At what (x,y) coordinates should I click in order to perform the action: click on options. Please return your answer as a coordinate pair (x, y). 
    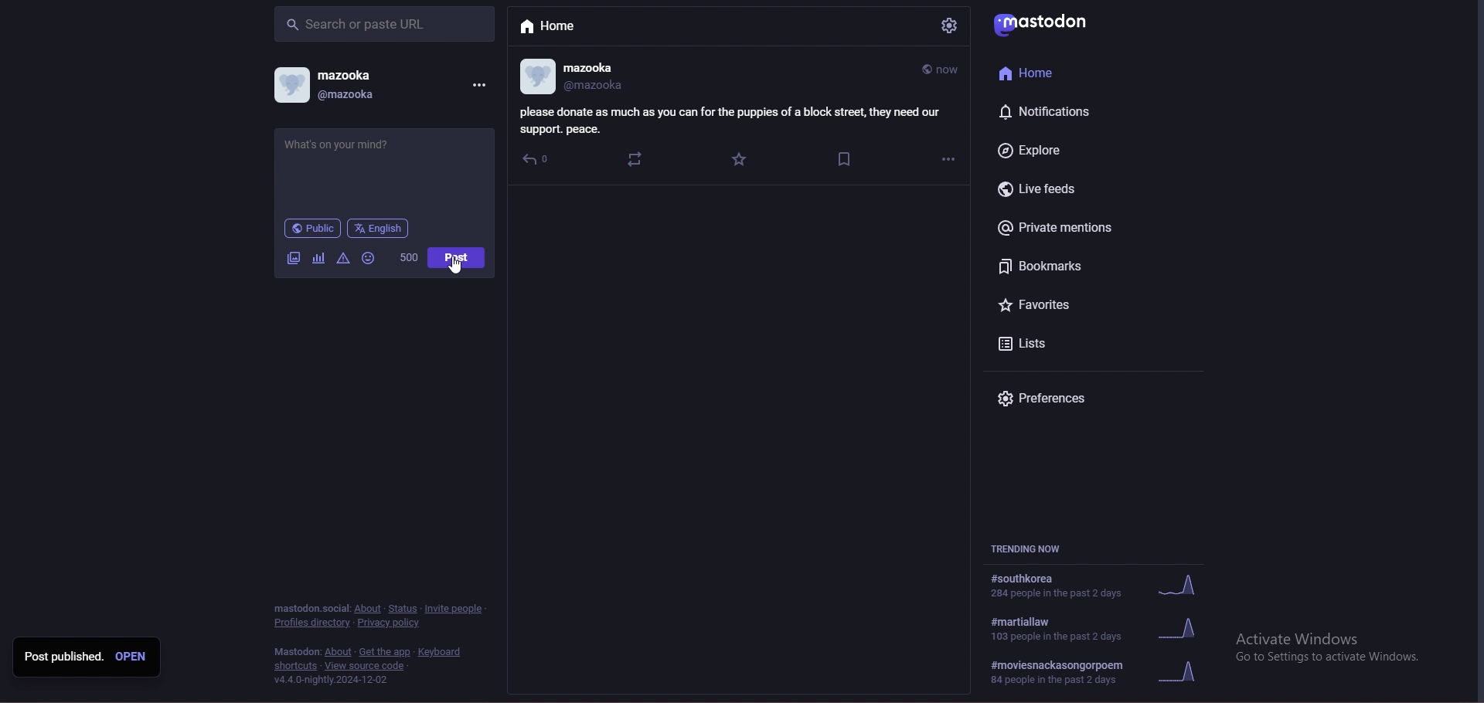
    Looking at the image, I should click on (482, 84).